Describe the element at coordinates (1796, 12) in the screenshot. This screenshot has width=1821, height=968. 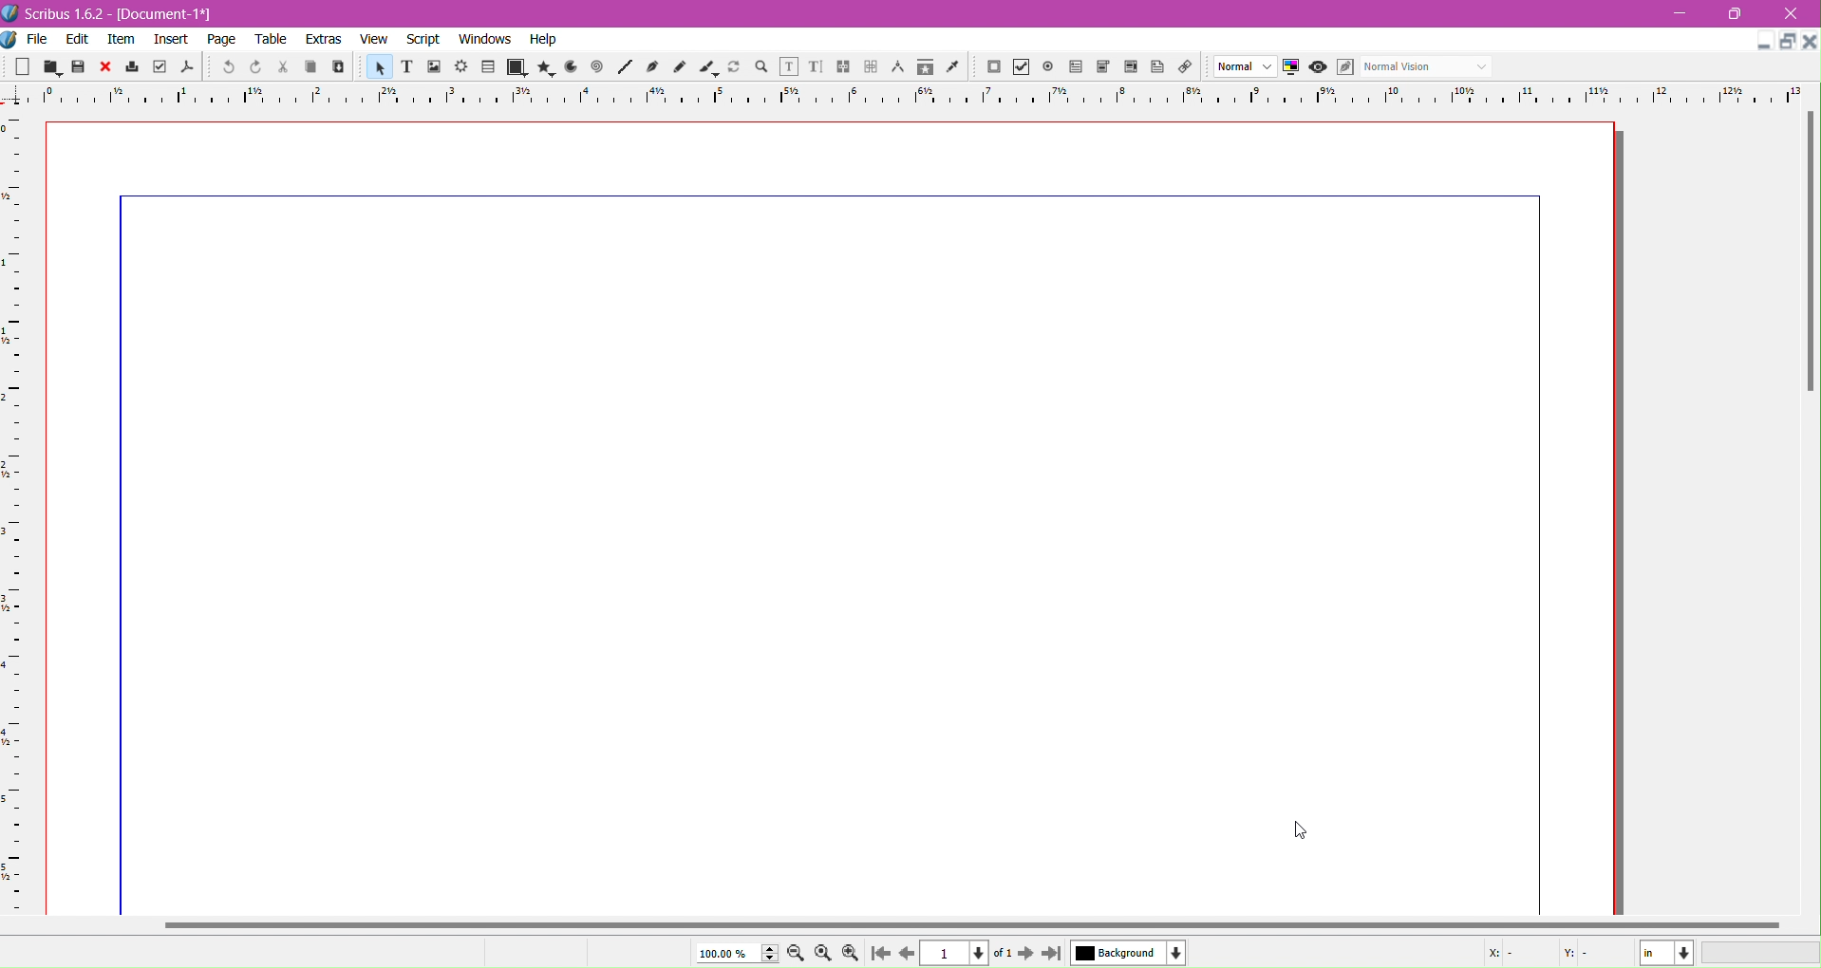
I see `close app` at that location.